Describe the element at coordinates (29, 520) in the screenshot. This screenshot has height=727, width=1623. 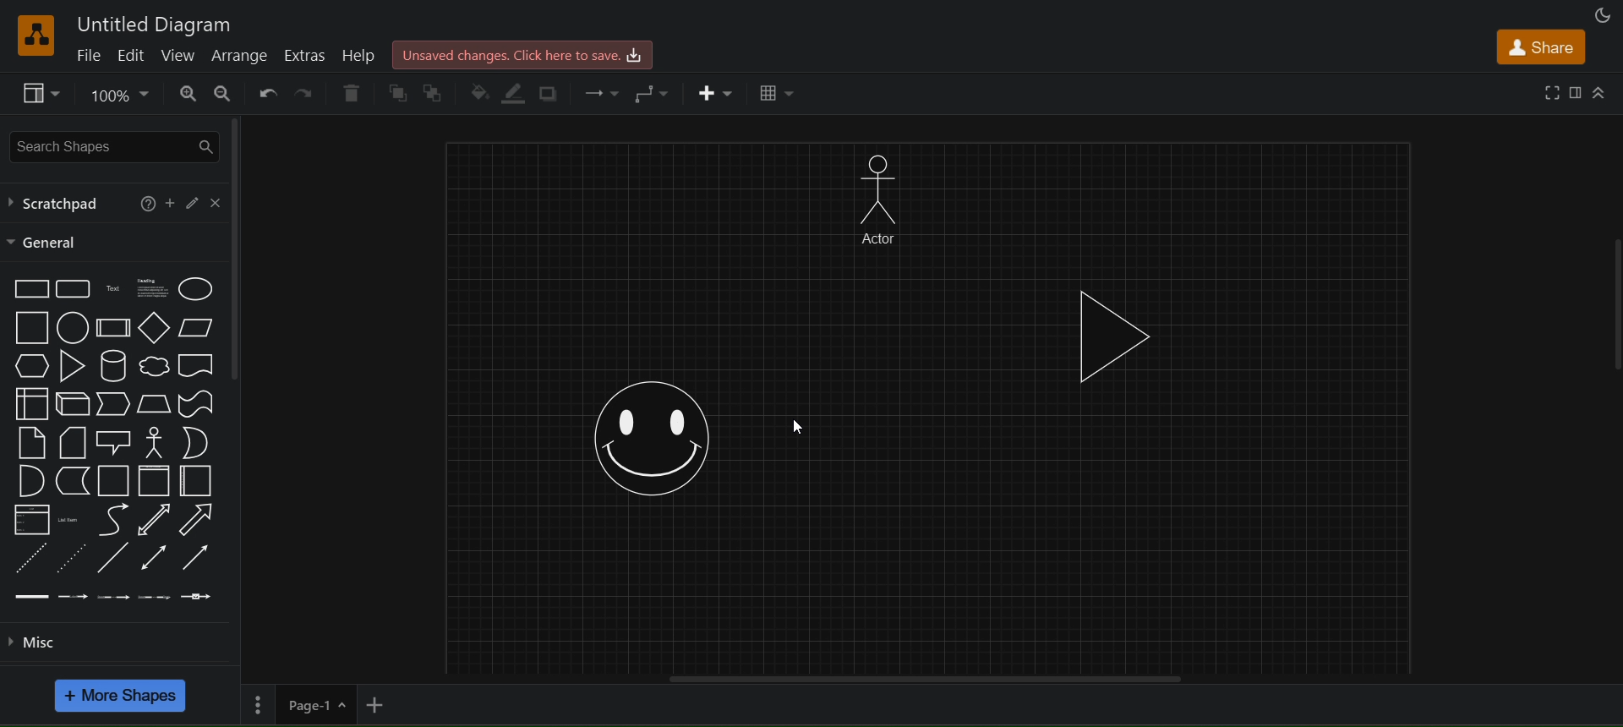
I see `list` at that location.